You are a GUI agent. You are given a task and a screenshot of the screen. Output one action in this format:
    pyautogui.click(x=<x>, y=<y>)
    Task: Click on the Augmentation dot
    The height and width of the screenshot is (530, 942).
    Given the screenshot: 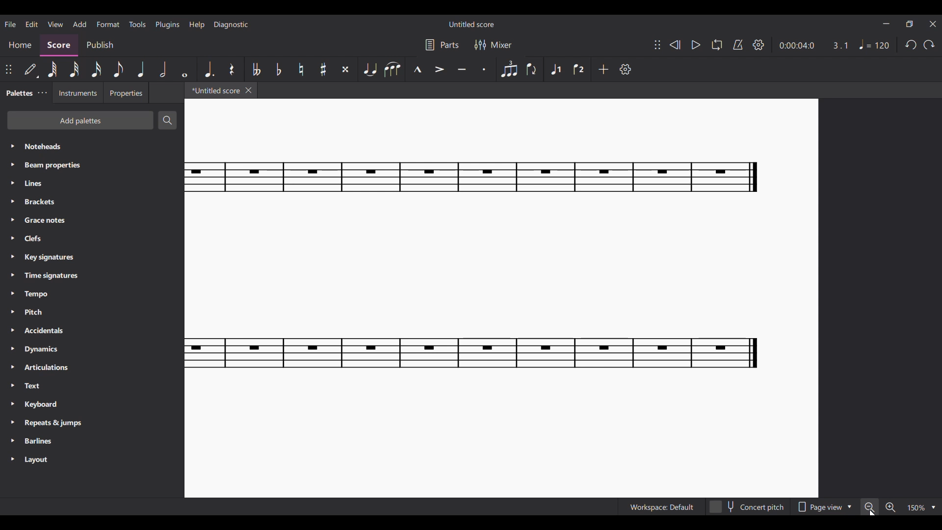 What is the action you would take?
    pyautogui.click(x=209, y=69)
    